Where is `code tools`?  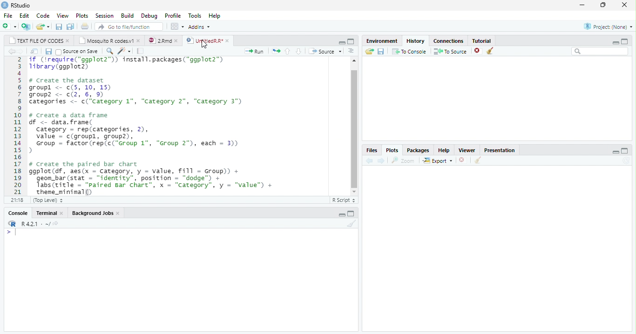 code tools is located at coordinates (124, 51).